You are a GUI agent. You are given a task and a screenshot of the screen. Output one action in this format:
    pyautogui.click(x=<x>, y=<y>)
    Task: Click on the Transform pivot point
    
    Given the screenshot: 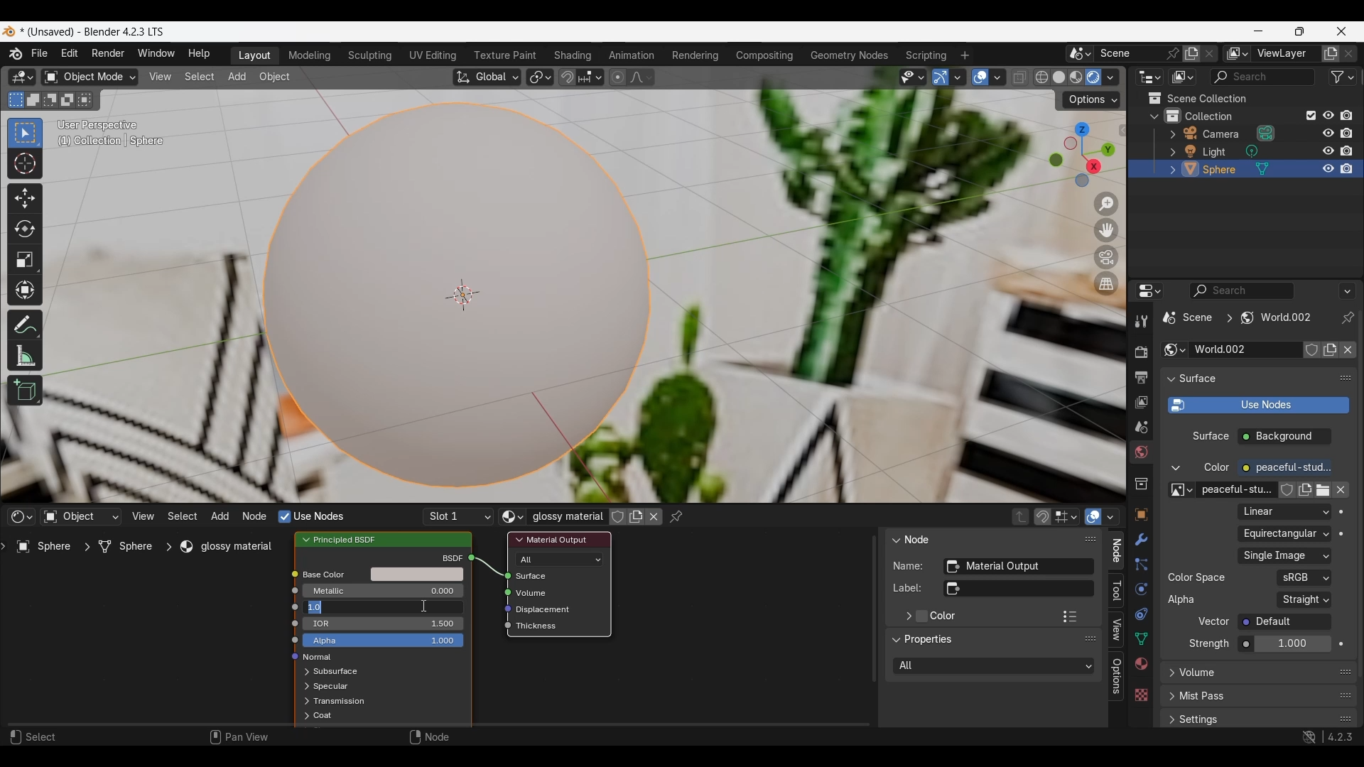 What is the action you would take?
    pyautogui.click(x=540, y=77)
    